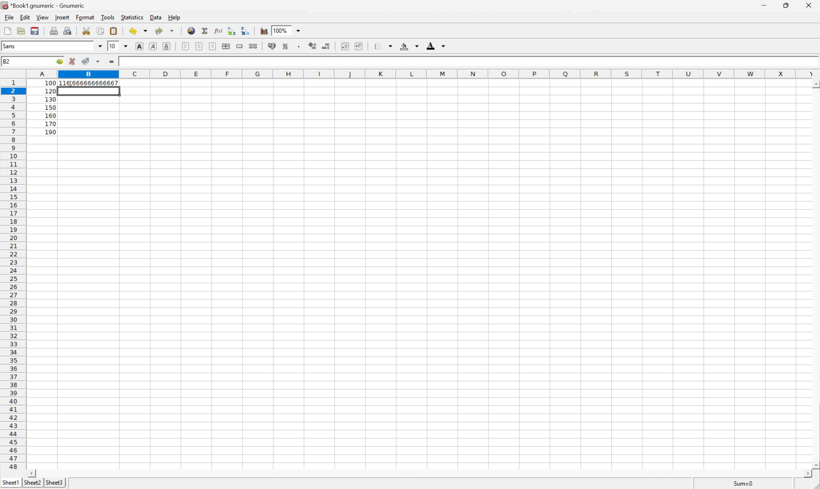 Image resolution: width=820 pixels, height=489 pixels. What do you see at coordinates (282, 30) in the screenshot?
I see `100%` at bounding box center [282, 30].